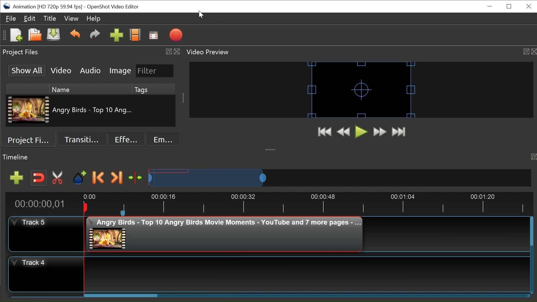  I want to click on Export Video, so click(177, 36).